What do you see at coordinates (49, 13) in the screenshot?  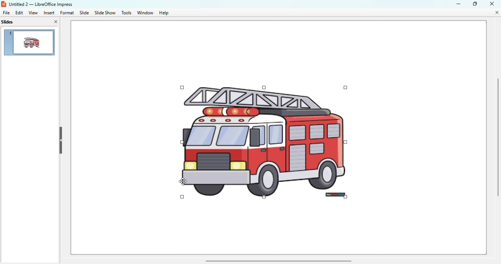 I see `insert` at bounding box center [49, 13].